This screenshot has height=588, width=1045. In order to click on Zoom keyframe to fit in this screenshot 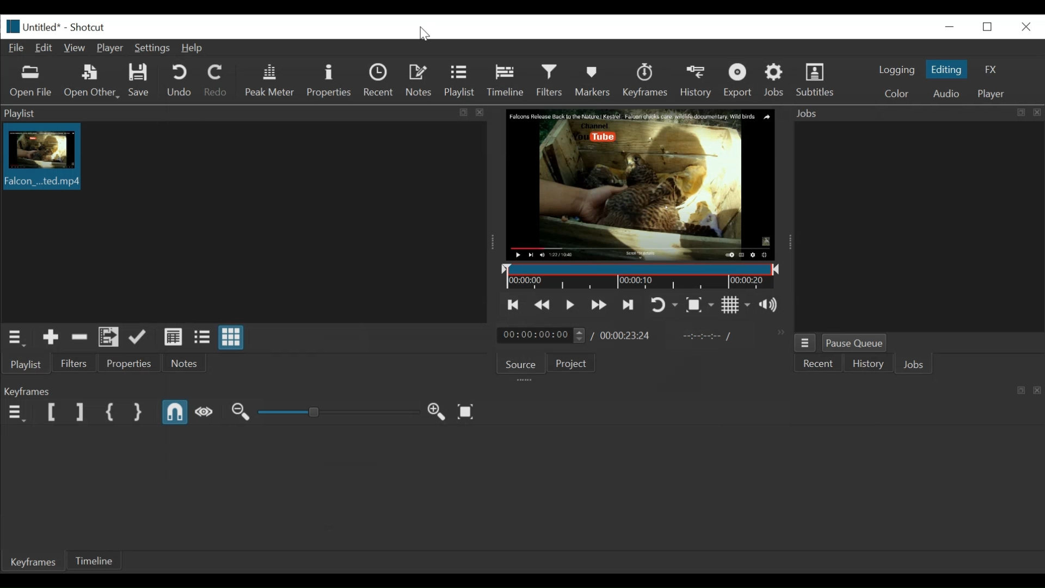, I will do `click(466, 411)`.